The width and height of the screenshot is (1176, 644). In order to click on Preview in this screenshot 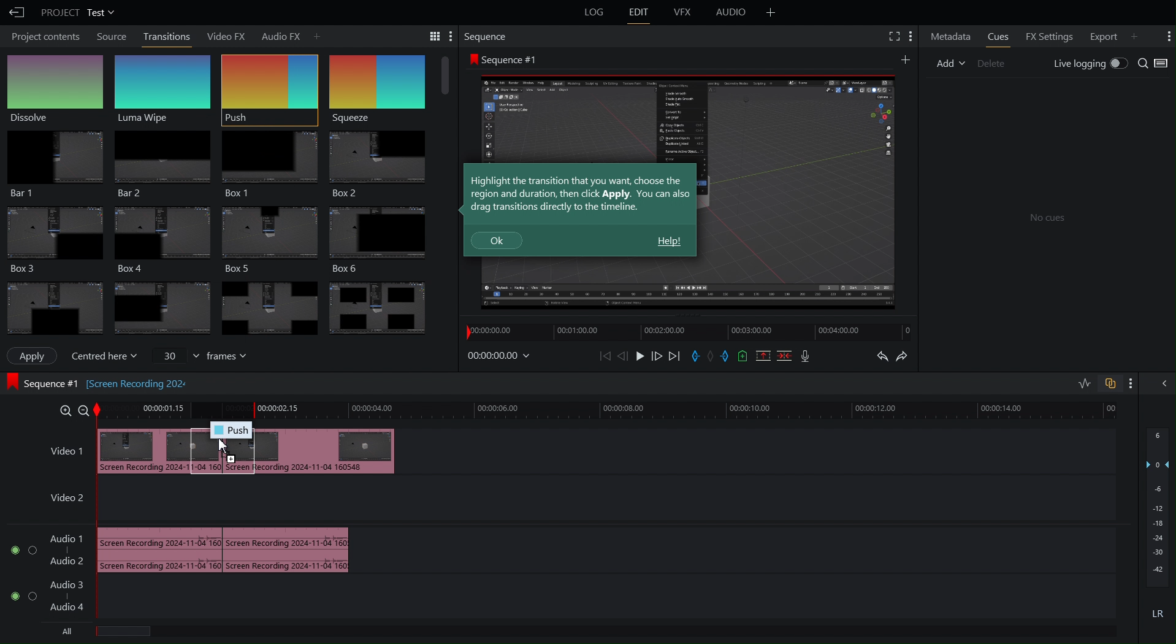, I will do `click(799, 191)`.